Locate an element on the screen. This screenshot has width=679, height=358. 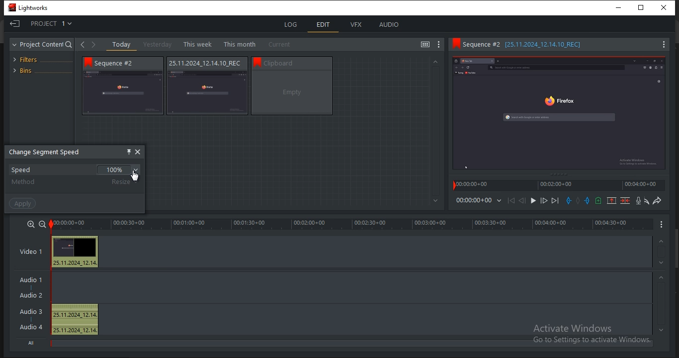
show settings menu is located at coordinates (439, 45).